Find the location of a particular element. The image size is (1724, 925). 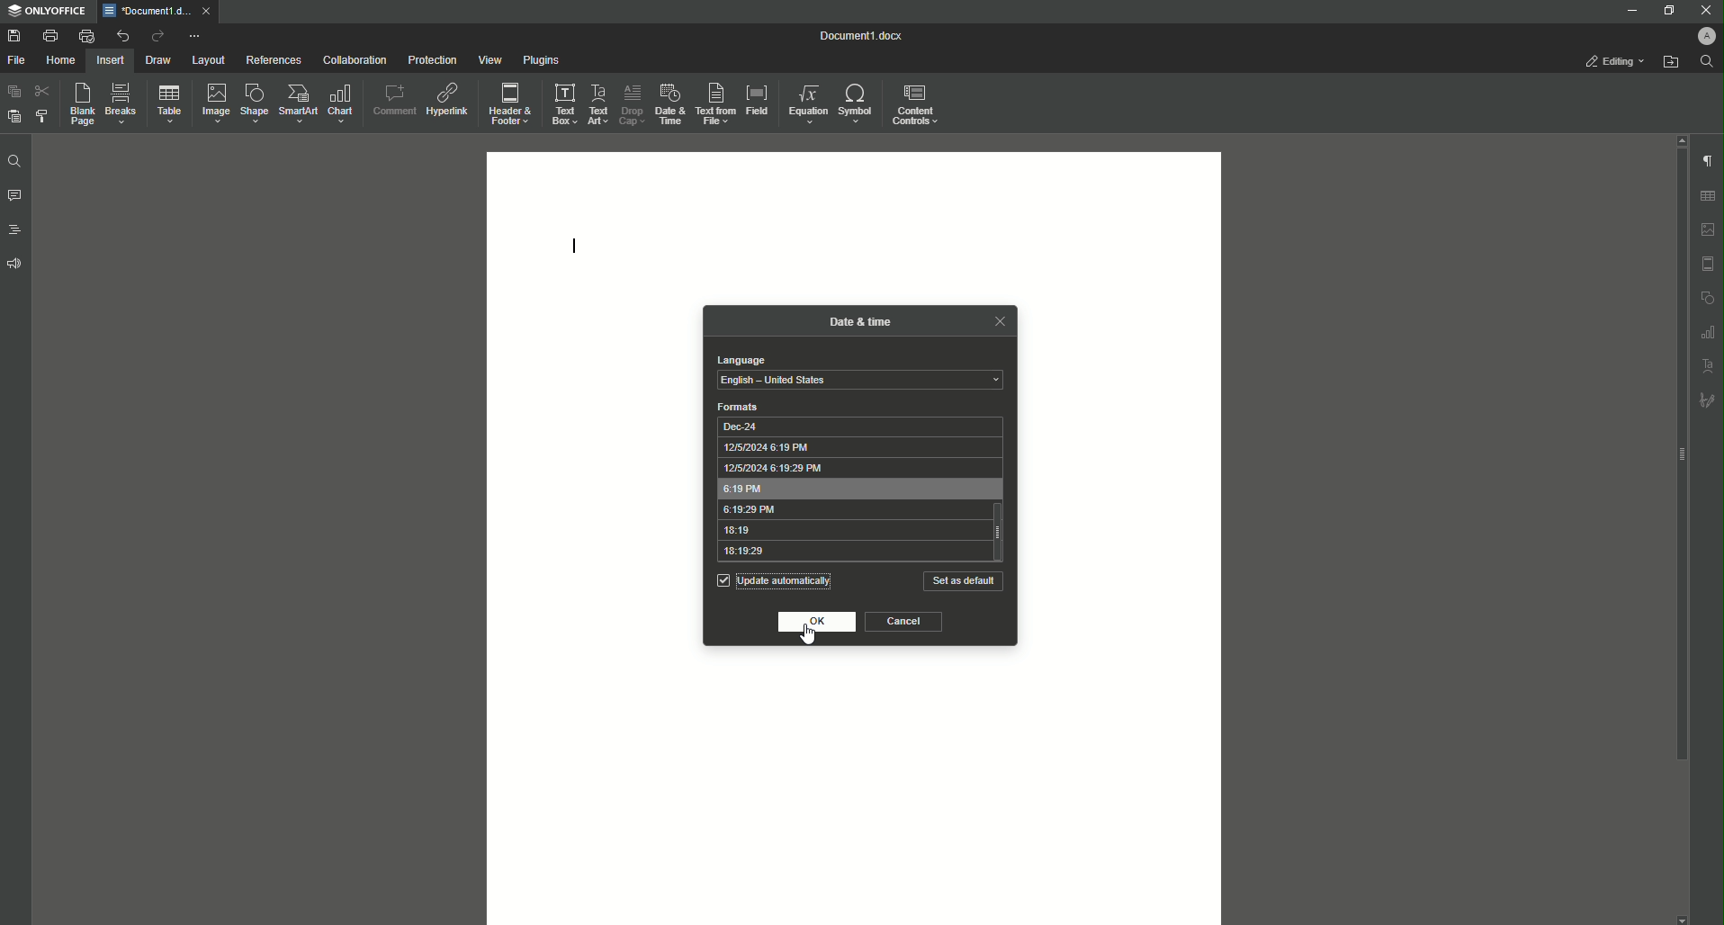

Choose Style is located at coordinates (42, 116).